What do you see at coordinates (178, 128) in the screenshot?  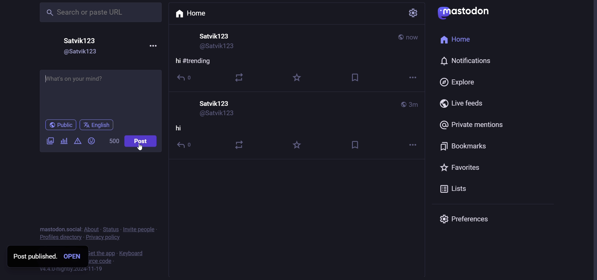 I see `hi` at bounding box center [178, 128].